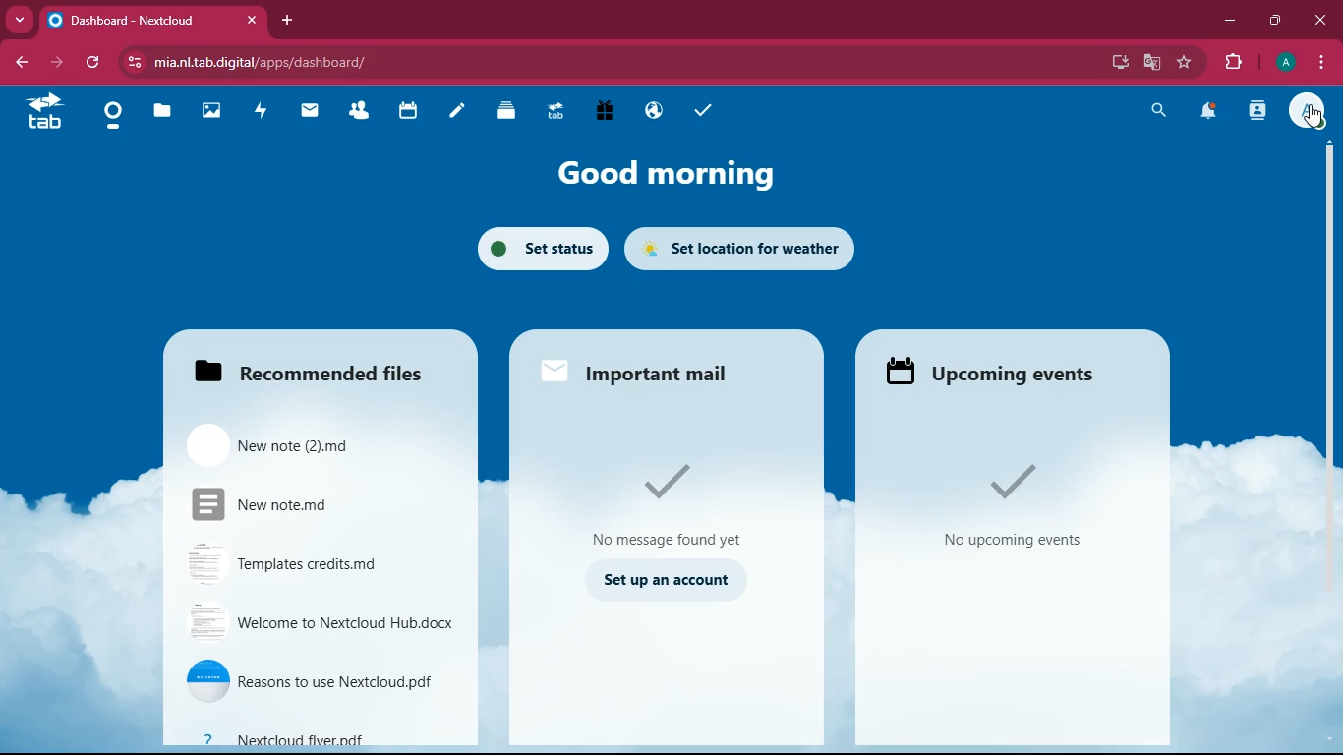 The image size is (1343, 755). I want to click on menu, so click(1319, 65).